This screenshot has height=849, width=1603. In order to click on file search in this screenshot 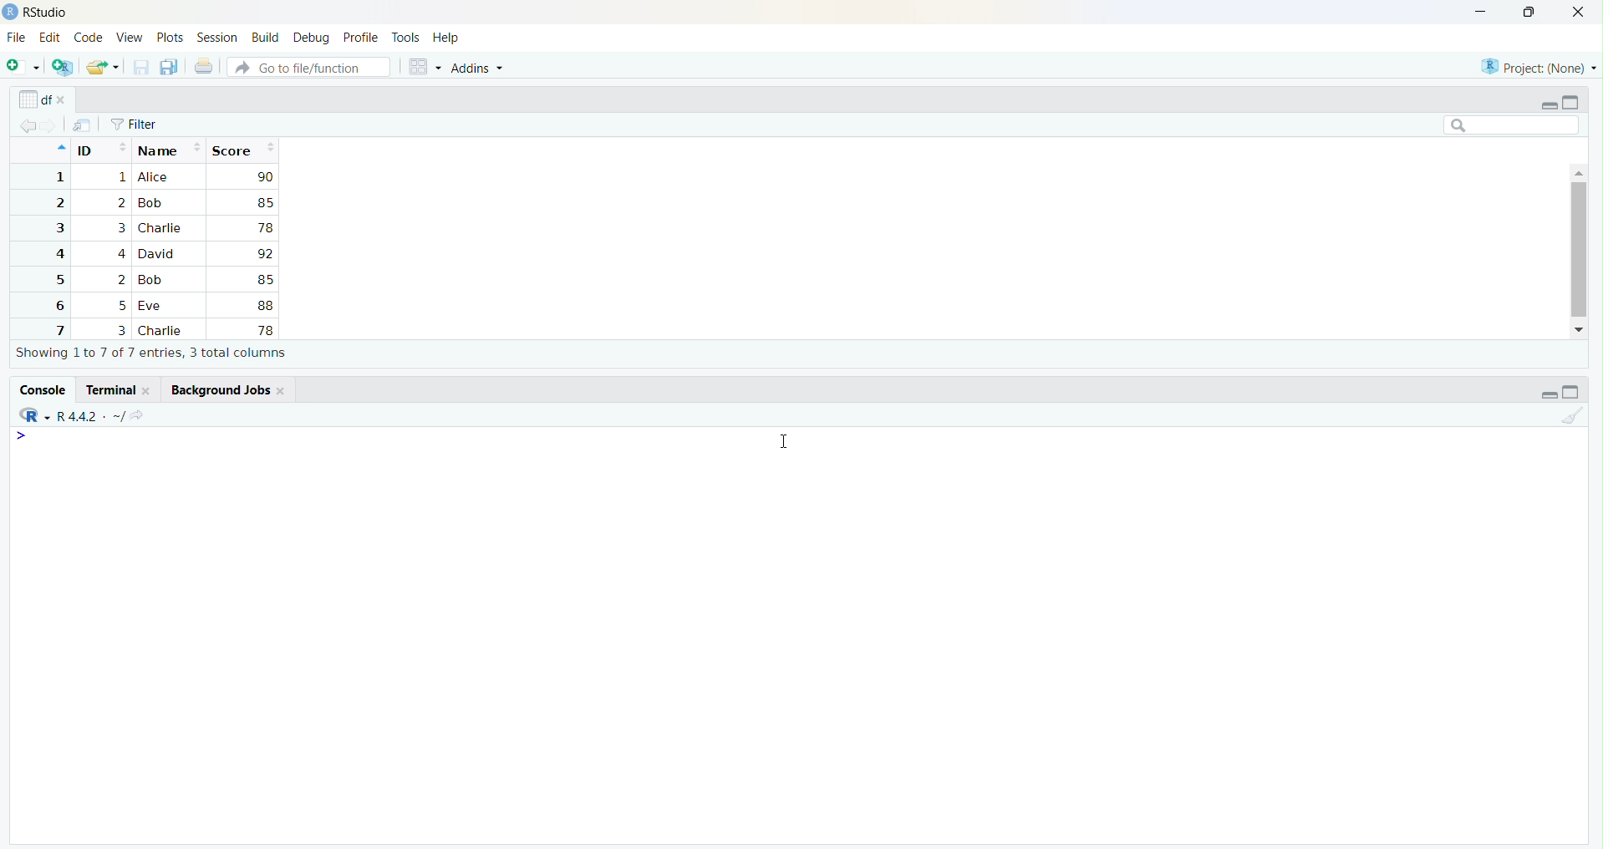, I will do `click(311, 66)`.